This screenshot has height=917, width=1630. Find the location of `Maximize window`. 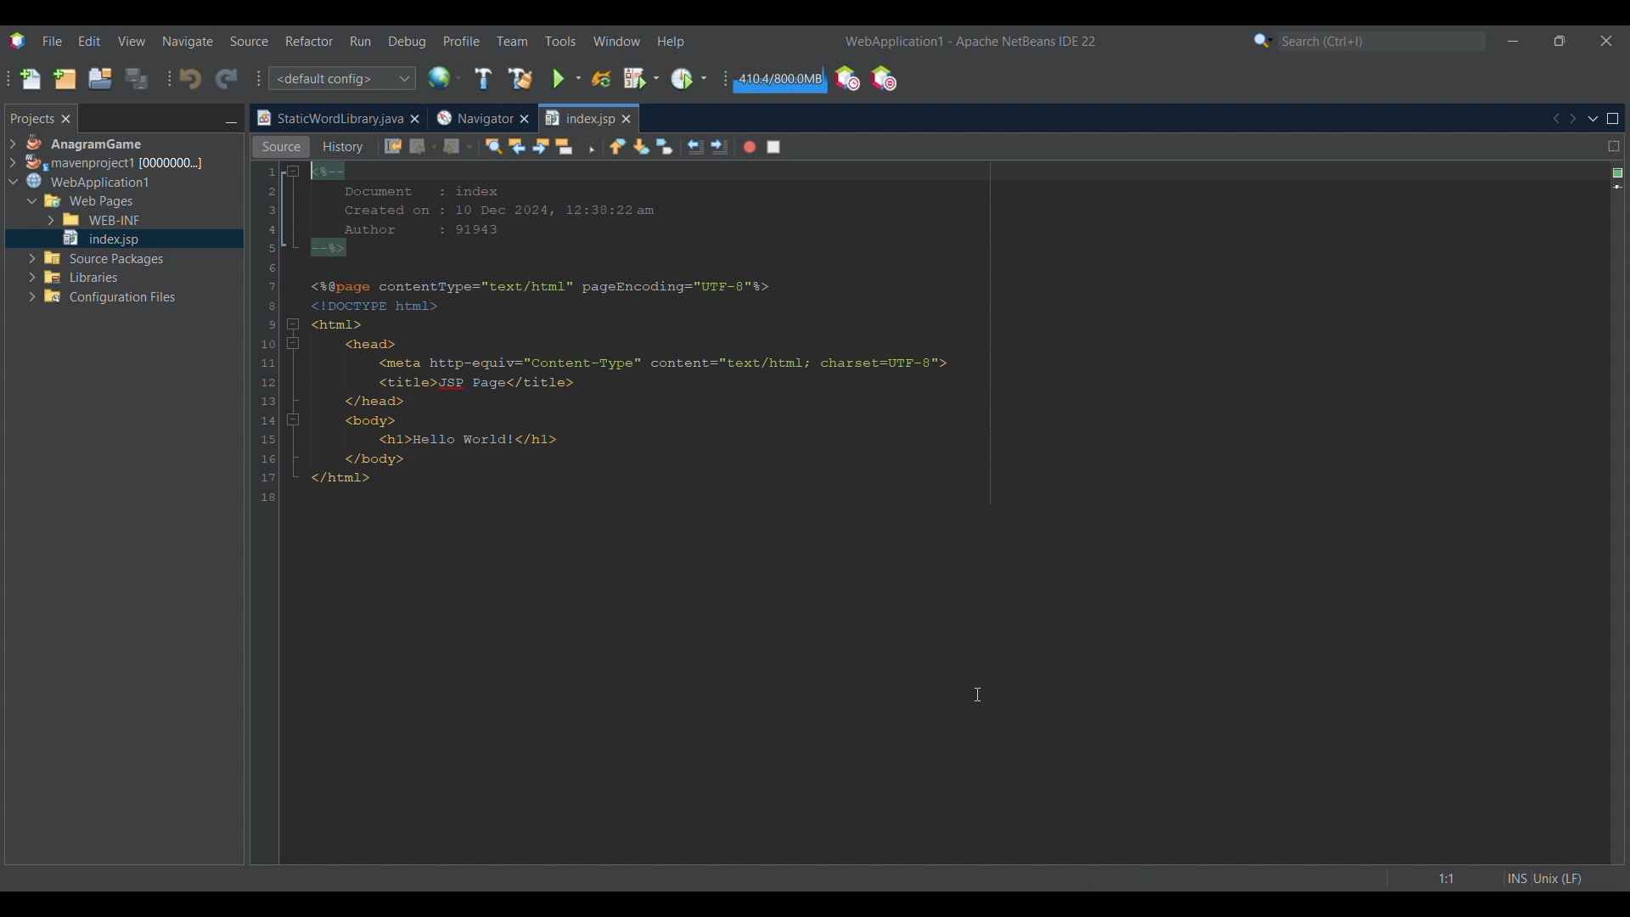

Maximize window is located at coordinates (1613, 119).